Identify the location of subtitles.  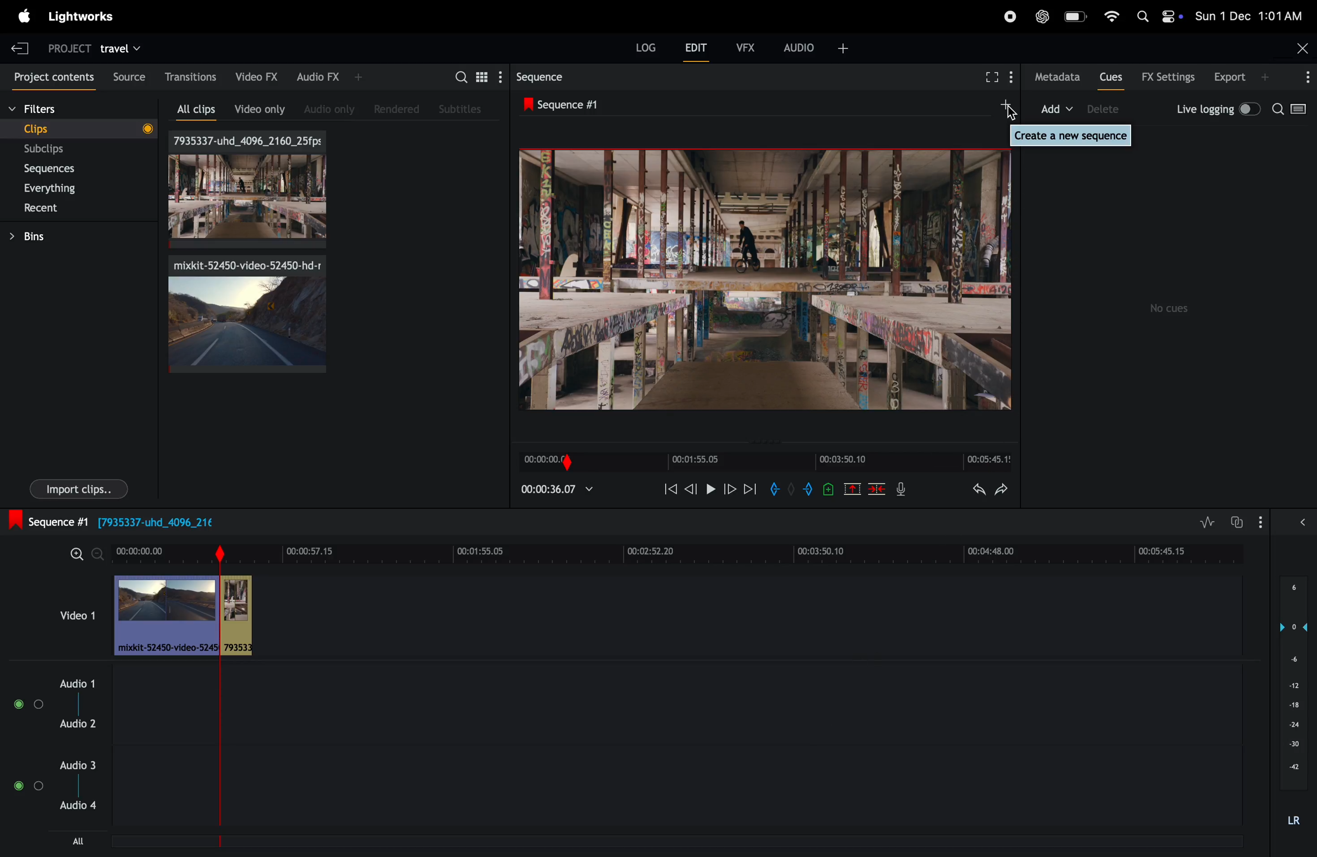
(462, 109).